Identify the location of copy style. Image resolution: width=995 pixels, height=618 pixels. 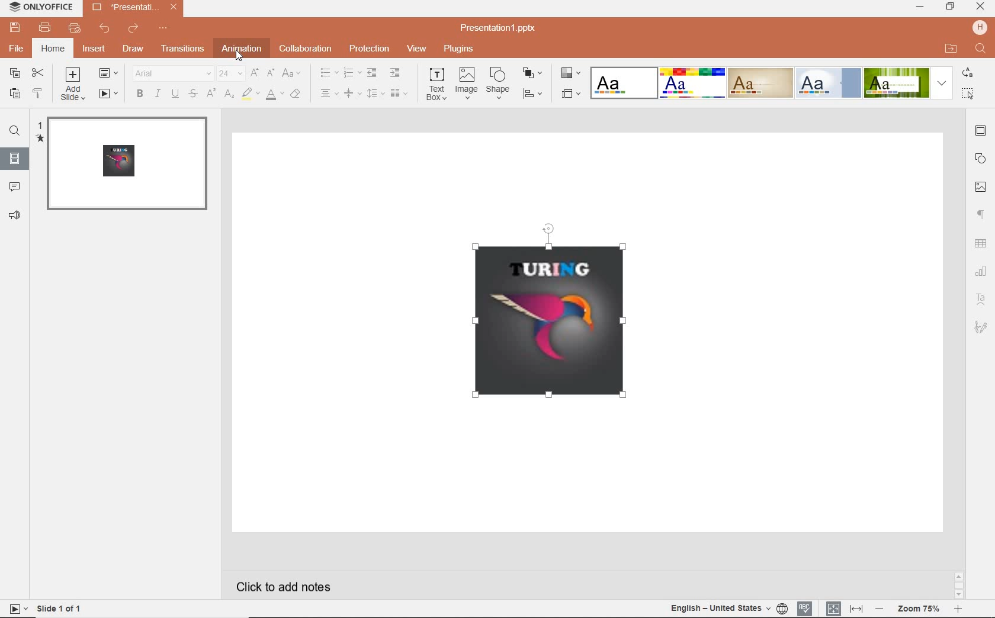
(38, 93).